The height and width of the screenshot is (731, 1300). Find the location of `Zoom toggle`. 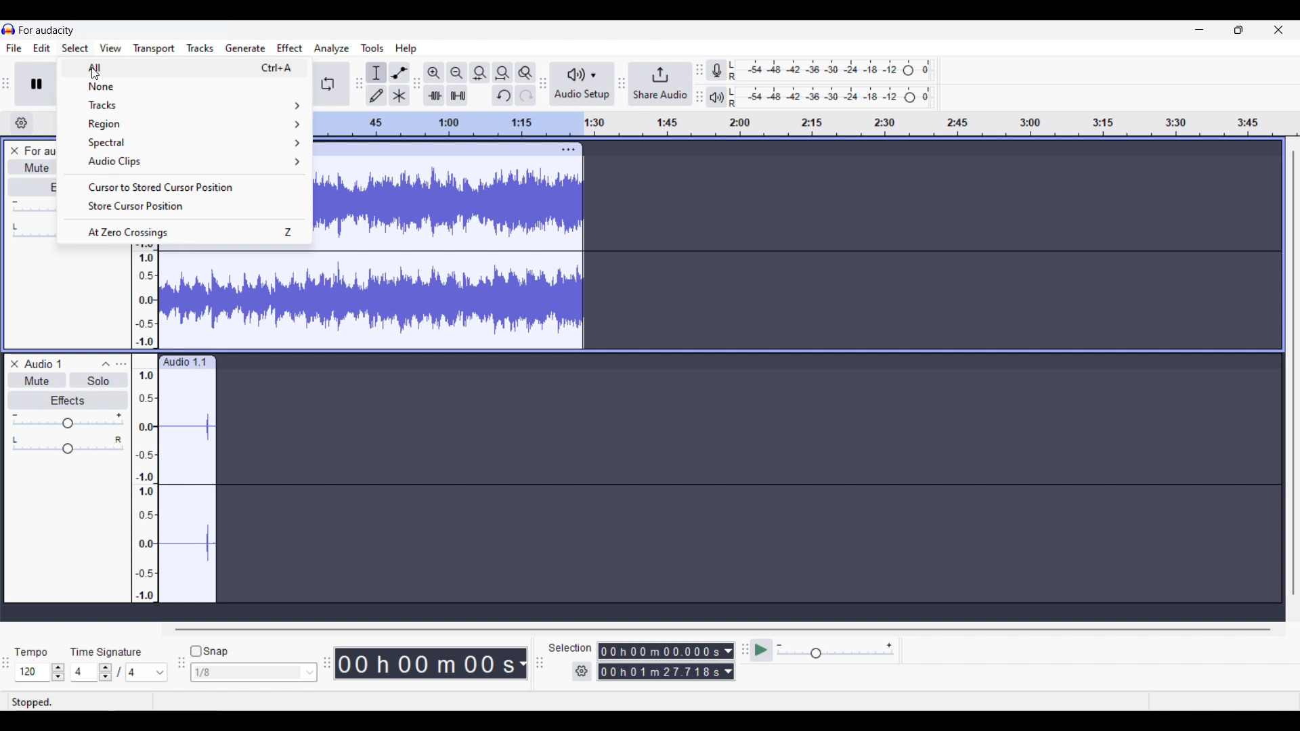

Zoom toggle is located at coordinates (525, 73).